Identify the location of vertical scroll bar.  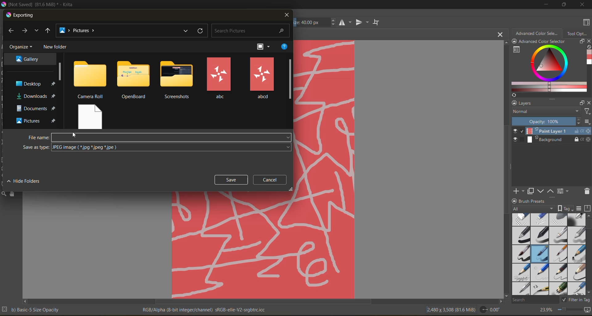
(290, 79).